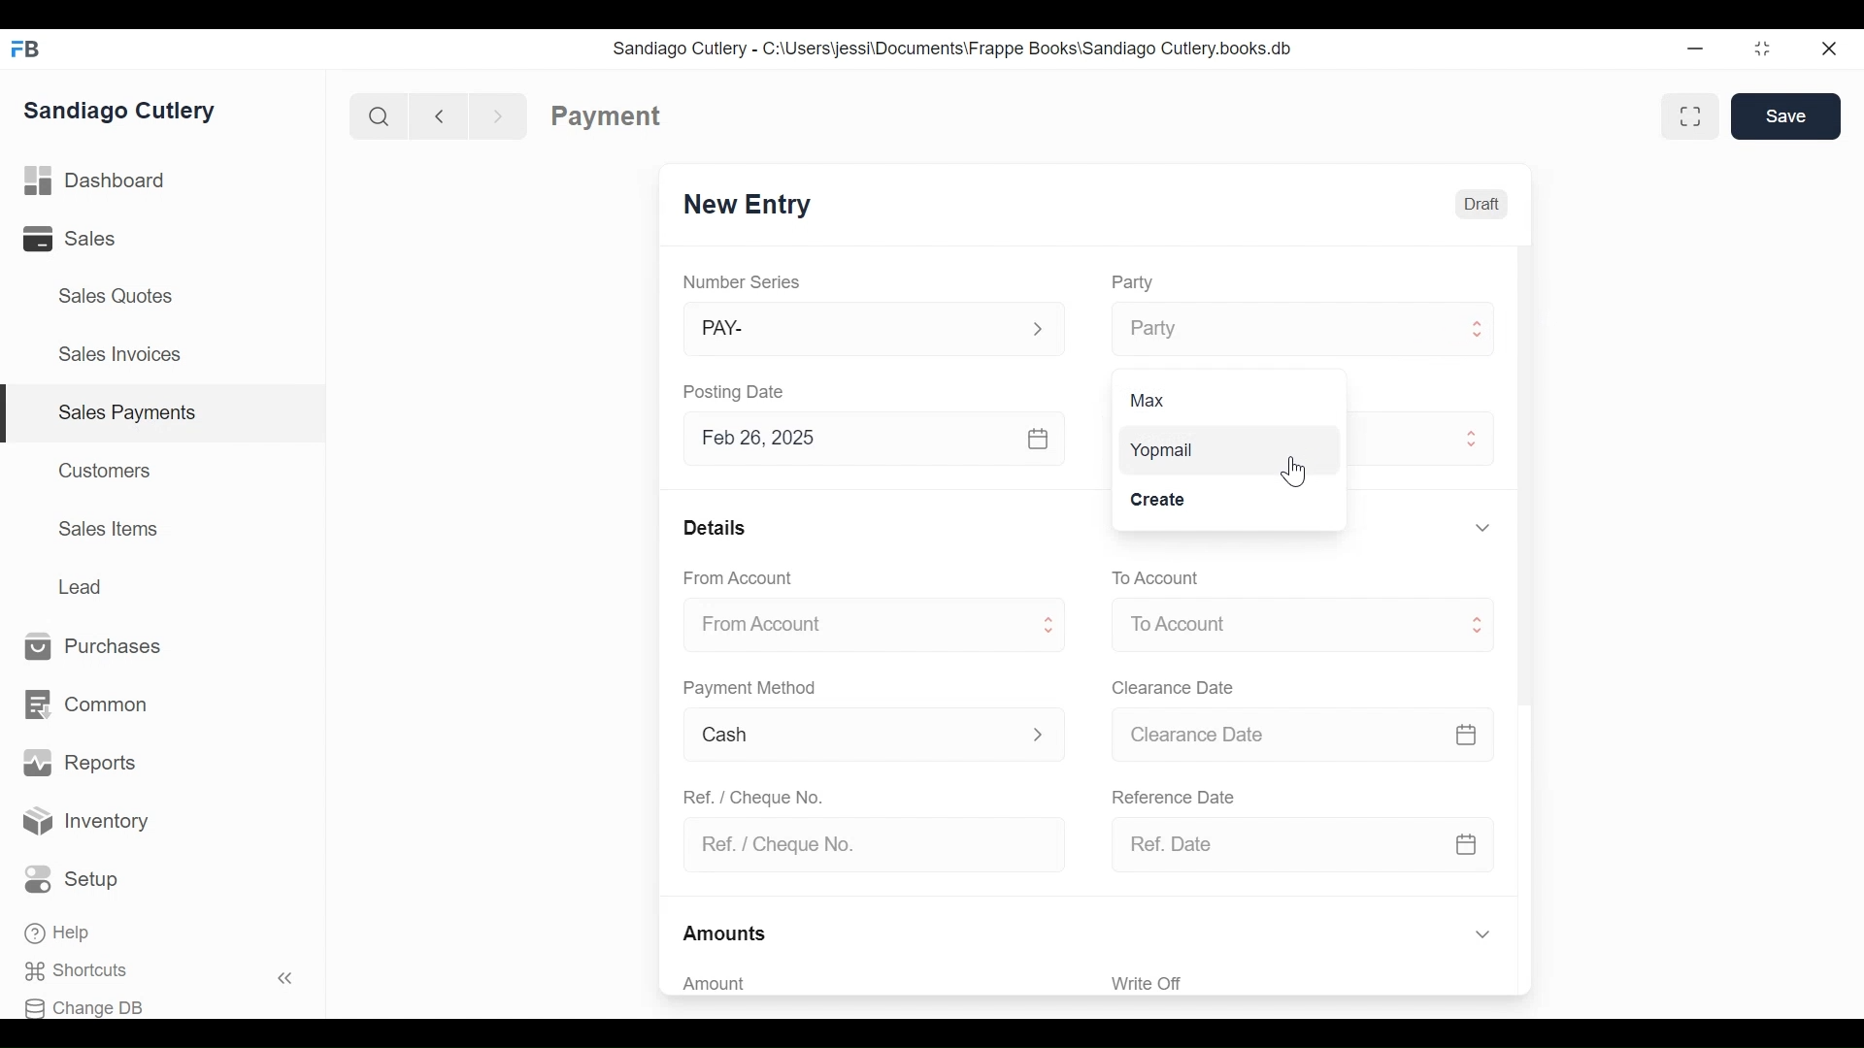 The image size is (1864, 1048). I want to click on Toggle form and full width , so click(1697, 113).